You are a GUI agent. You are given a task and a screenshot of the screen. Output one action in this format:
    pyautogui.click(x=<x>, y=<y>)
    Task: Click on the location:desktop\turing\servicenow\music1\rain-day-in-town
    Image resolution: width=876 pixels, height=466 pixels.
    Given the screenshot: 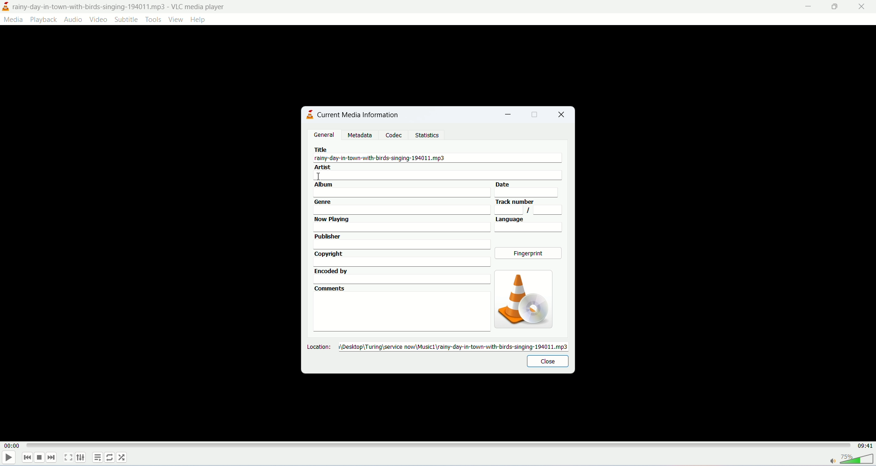 What is the action you would take?
    pyautogui.click(x=438, y=346)
    